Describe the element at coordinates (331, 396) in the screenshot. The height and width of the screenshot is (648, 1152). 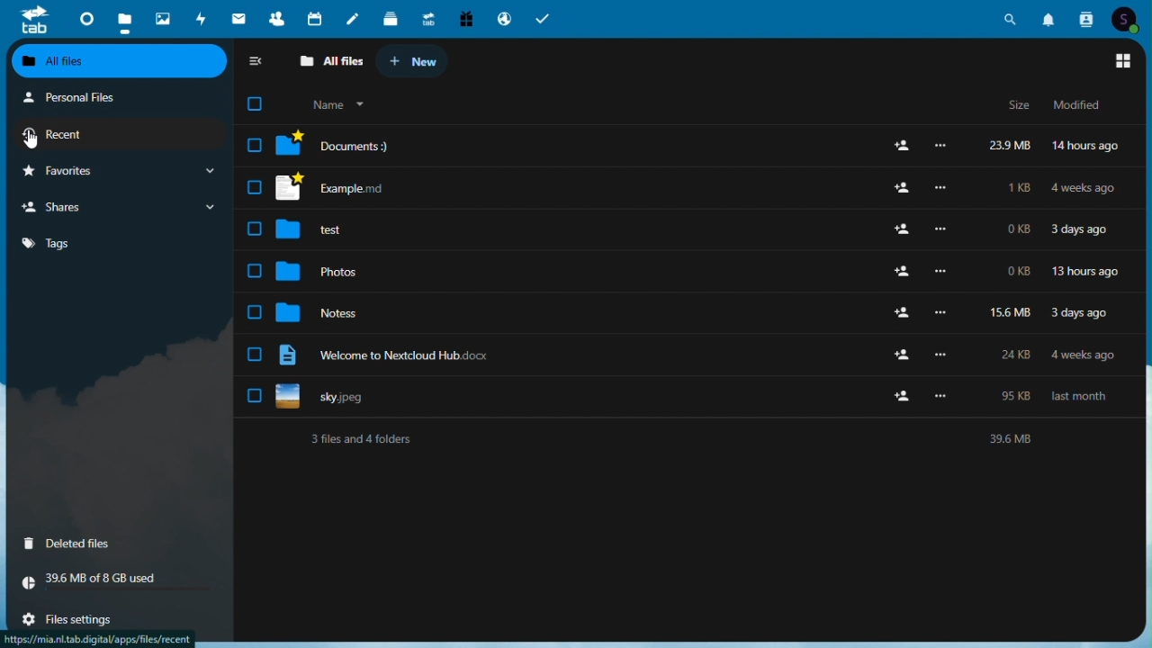
I see `sky.jpeg` at that location.